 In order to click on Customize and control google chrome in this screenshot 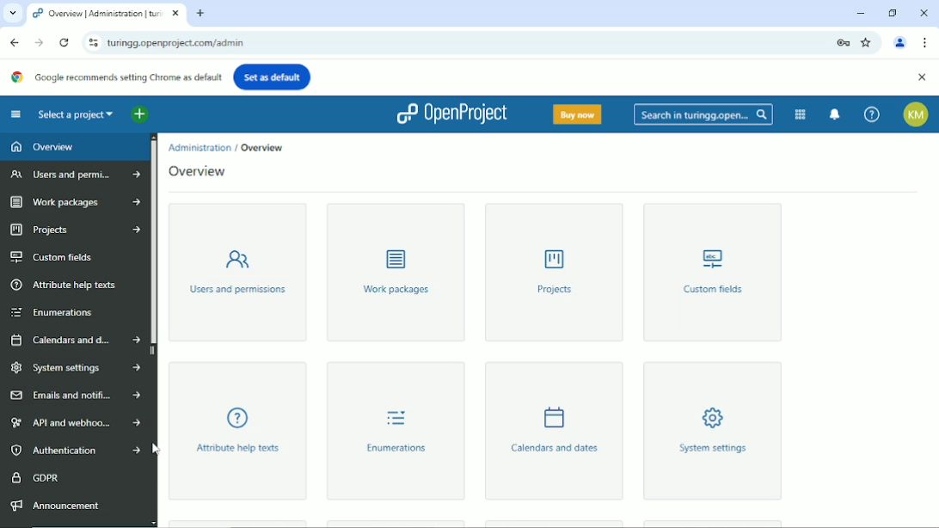, I will do `click(925, 43)`.